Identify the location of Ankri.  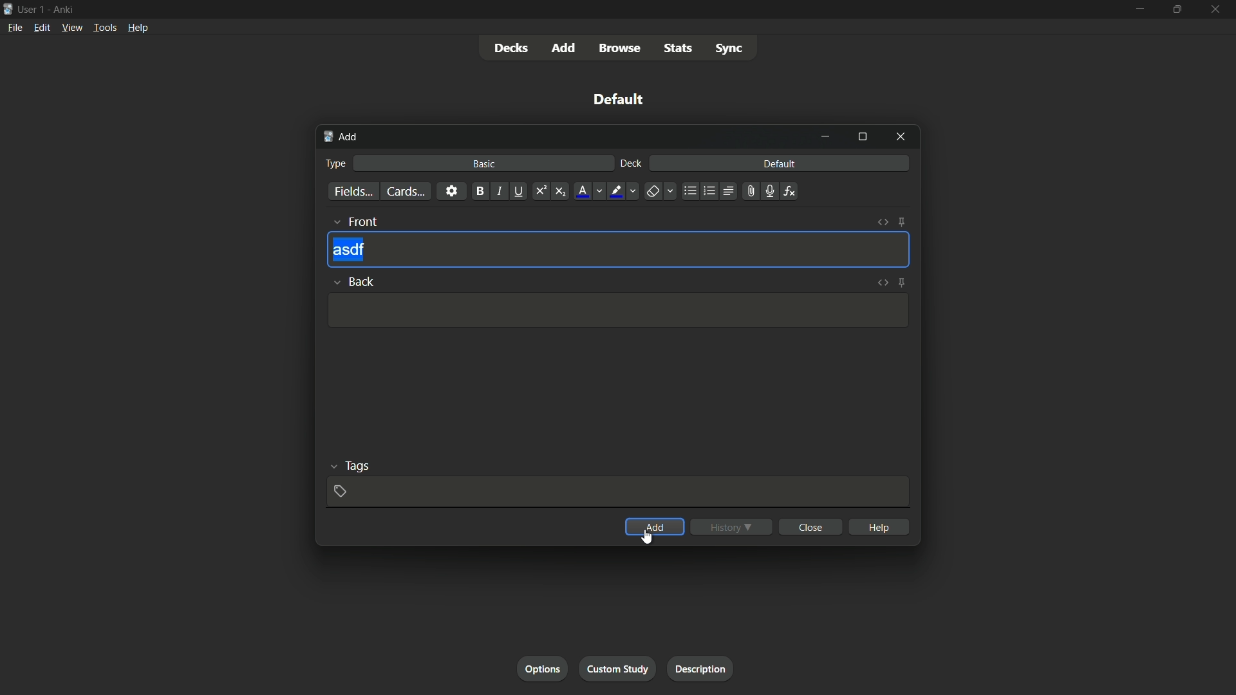
(61, 8).